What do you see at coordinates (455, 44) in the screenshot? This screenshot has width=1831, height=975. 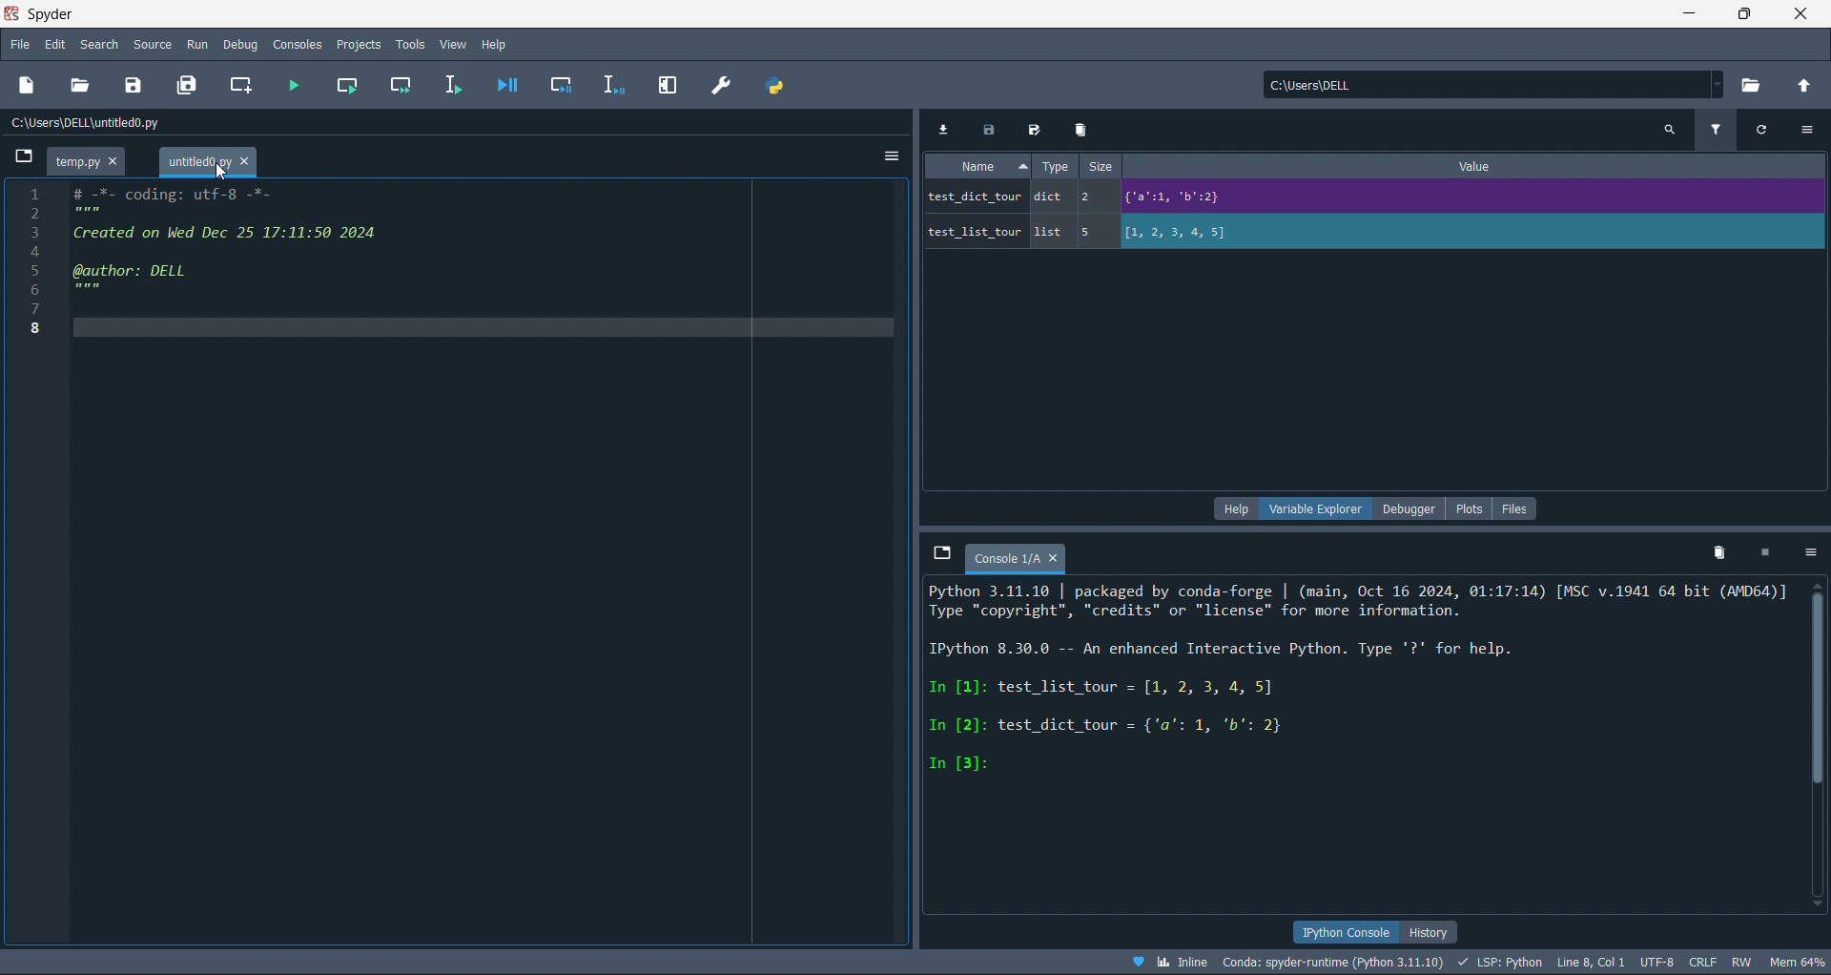 I see `view` at bounding box center [455, 44].